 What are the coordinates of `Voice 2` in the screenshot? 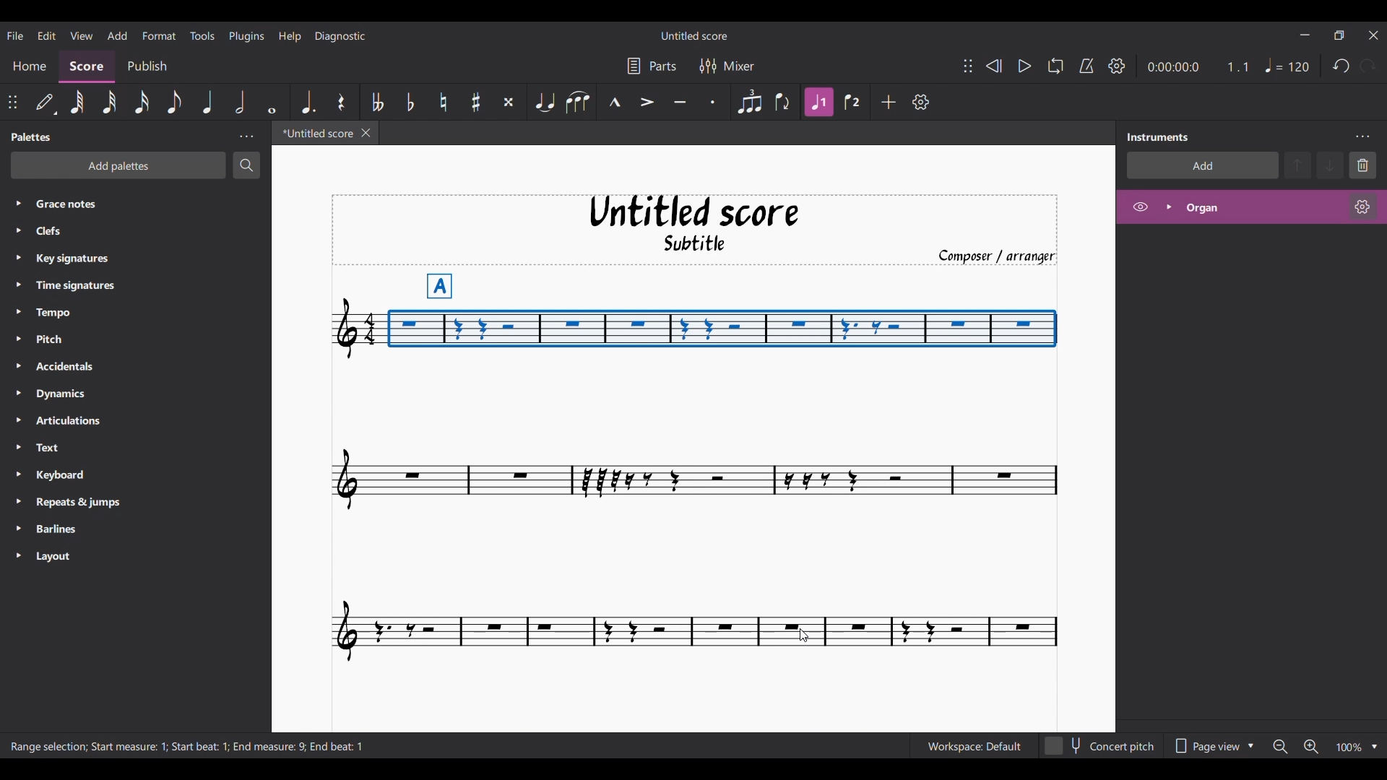 It's located at (852, 103).